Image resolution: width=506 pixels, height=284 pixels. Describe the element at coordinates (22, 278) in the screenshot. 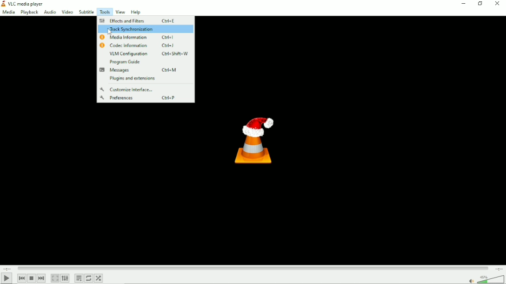

I see `Previous` at that location.